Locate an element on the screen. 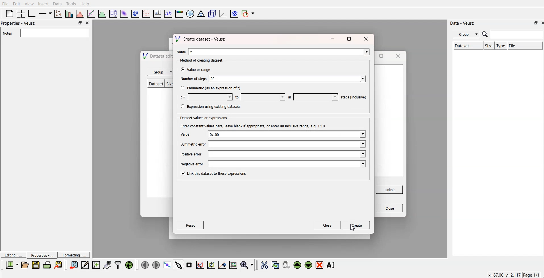 The image size is (544, 278). Data is located at coordinates (57, 4).